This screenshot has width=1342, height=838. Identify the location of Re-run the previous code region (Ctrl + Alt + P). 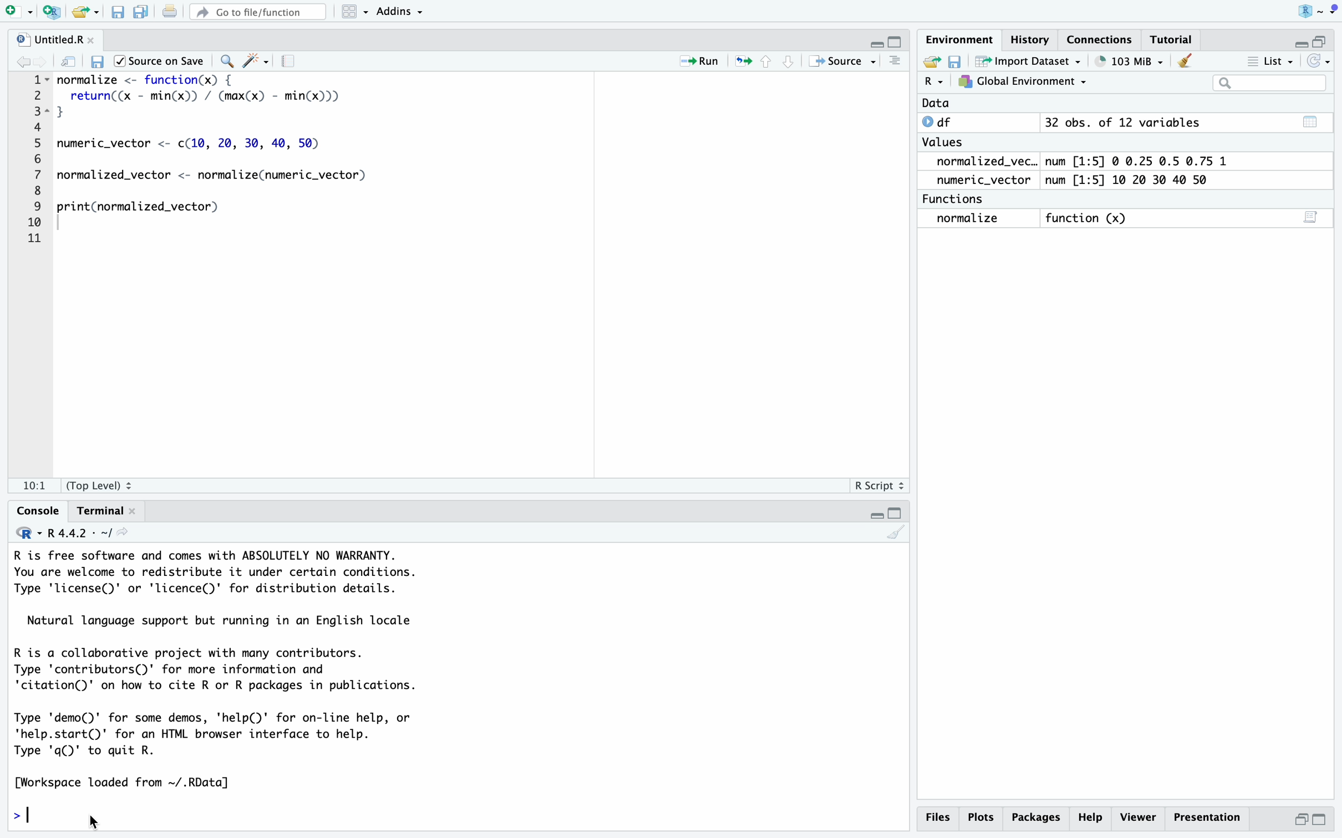
(743, 62).